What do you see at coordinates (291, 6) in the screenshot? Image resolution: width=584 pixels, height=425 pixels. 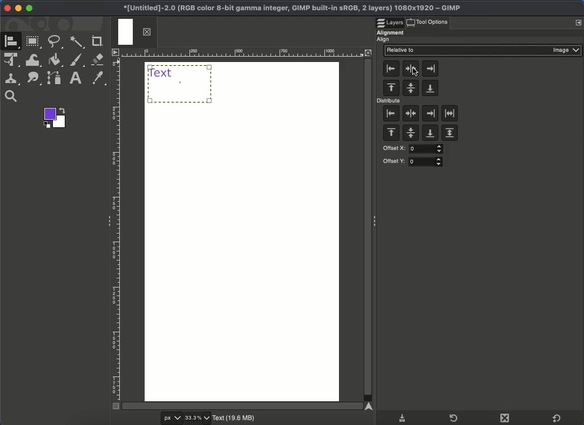 I see `Project name` at bounding box center [291, 6].